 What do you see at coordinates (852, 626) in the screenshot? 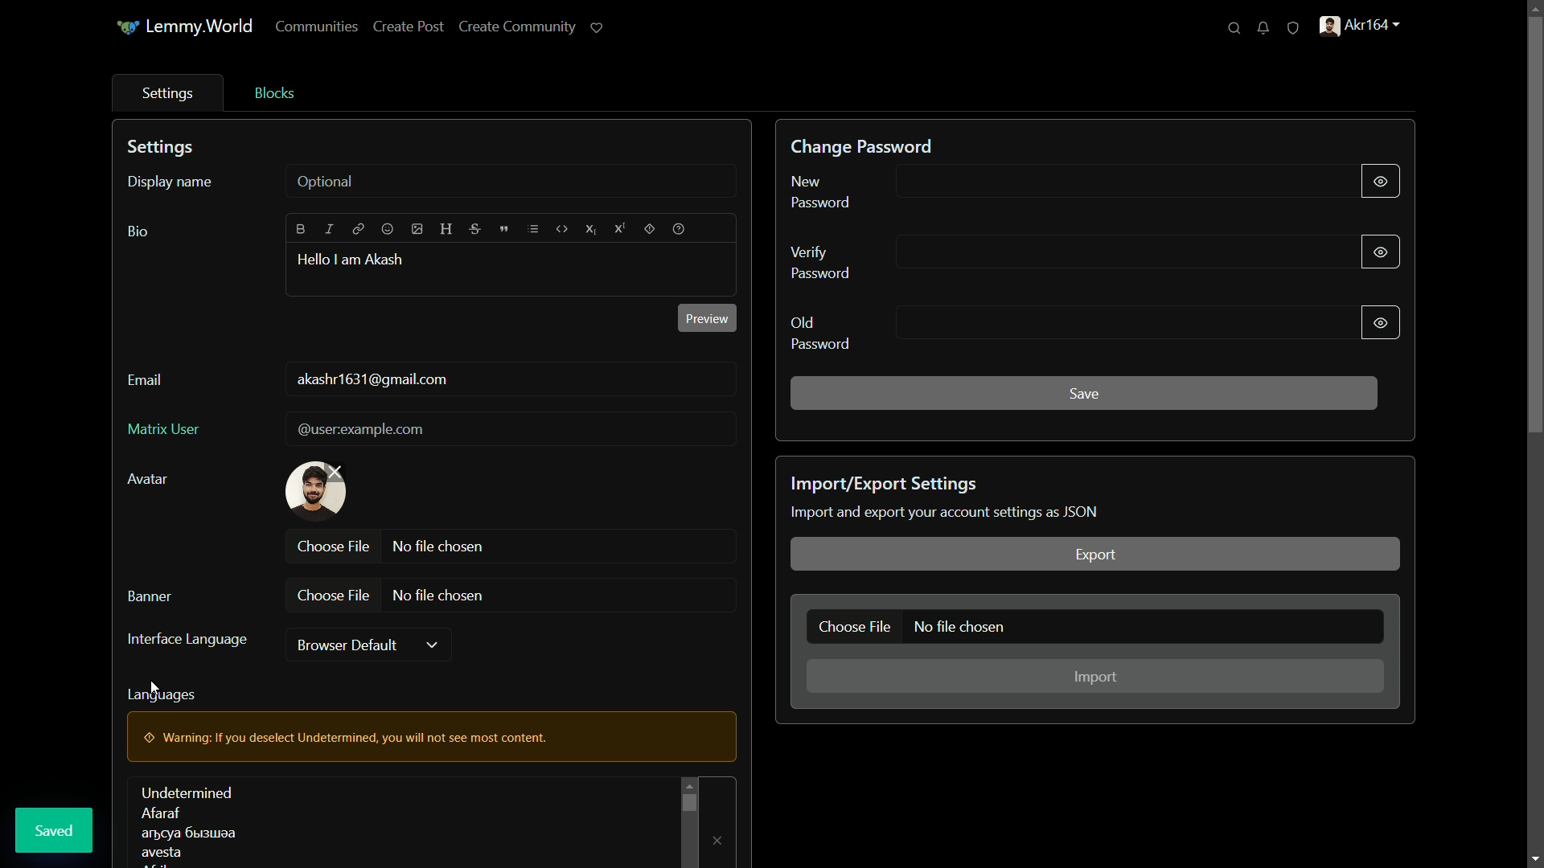
I see `choose file` at bounding box center [852, 626].